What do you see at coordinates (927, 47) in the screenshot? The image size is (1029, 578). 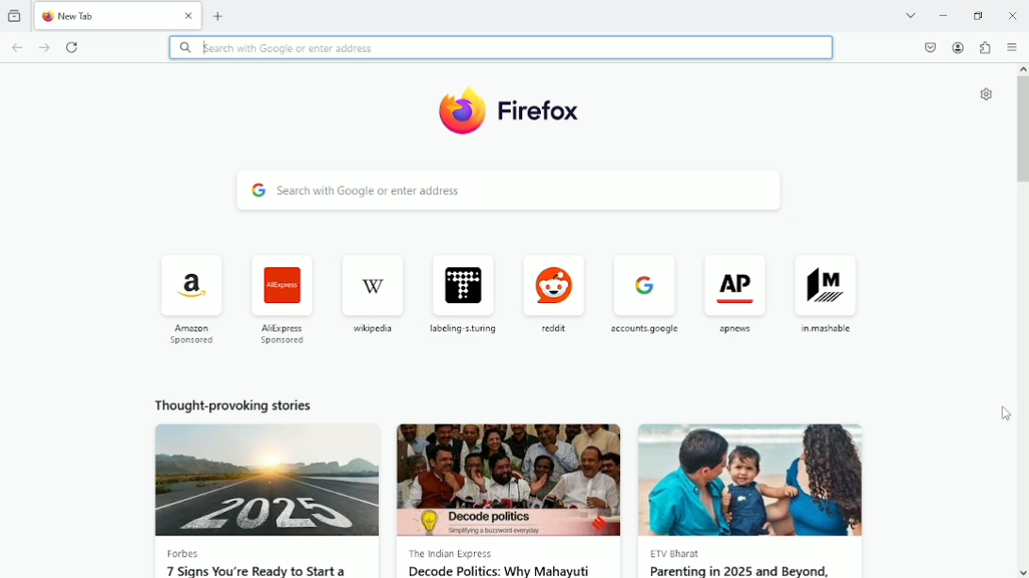 I see `save to pocket` at bounding box center [927, 47].